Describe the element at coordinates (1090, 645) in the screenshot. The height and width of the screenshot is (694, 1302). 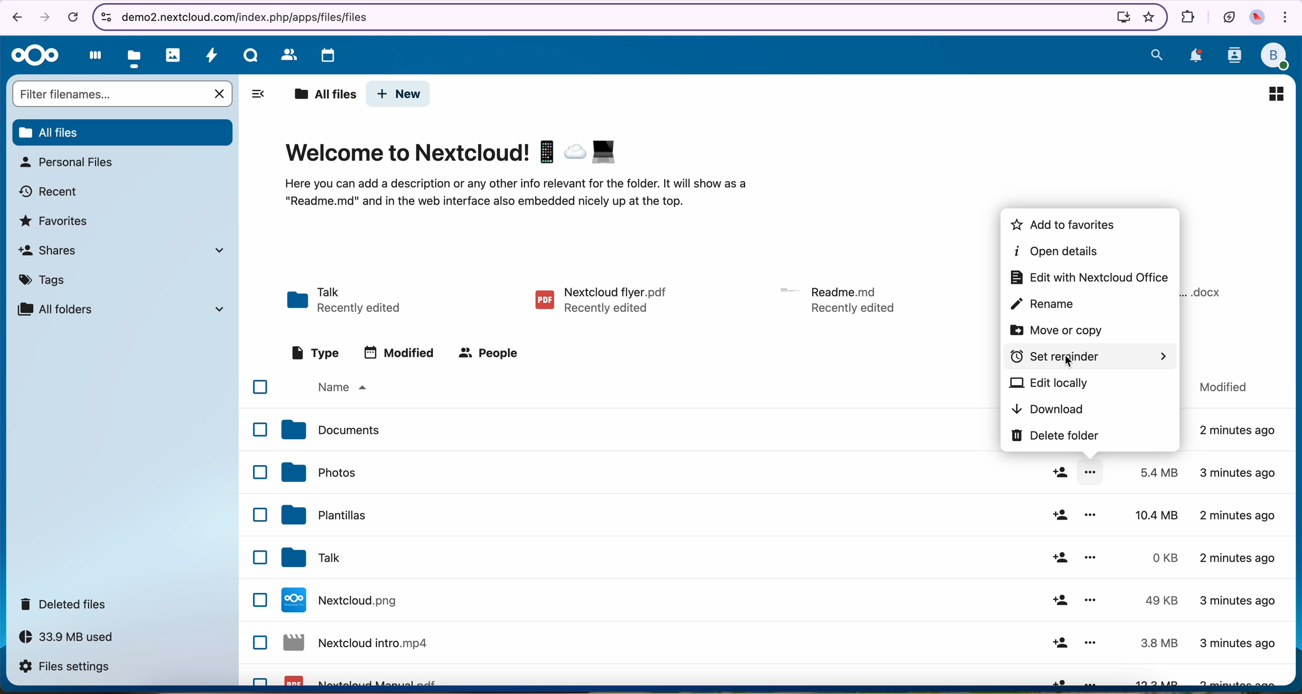
I see `more options` at that location.